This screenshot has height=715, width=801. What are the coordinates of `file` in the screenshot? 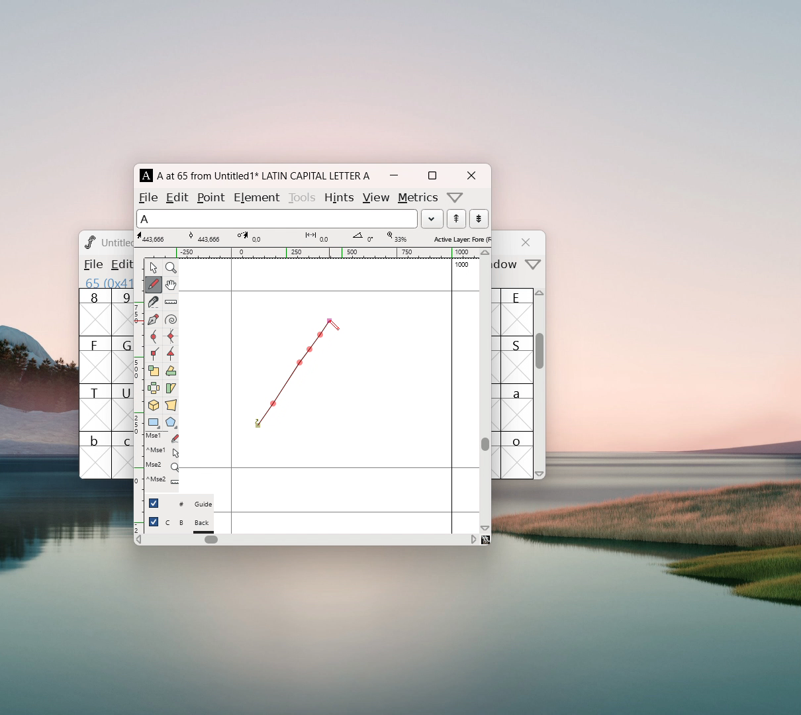 It's located at (92, 264).